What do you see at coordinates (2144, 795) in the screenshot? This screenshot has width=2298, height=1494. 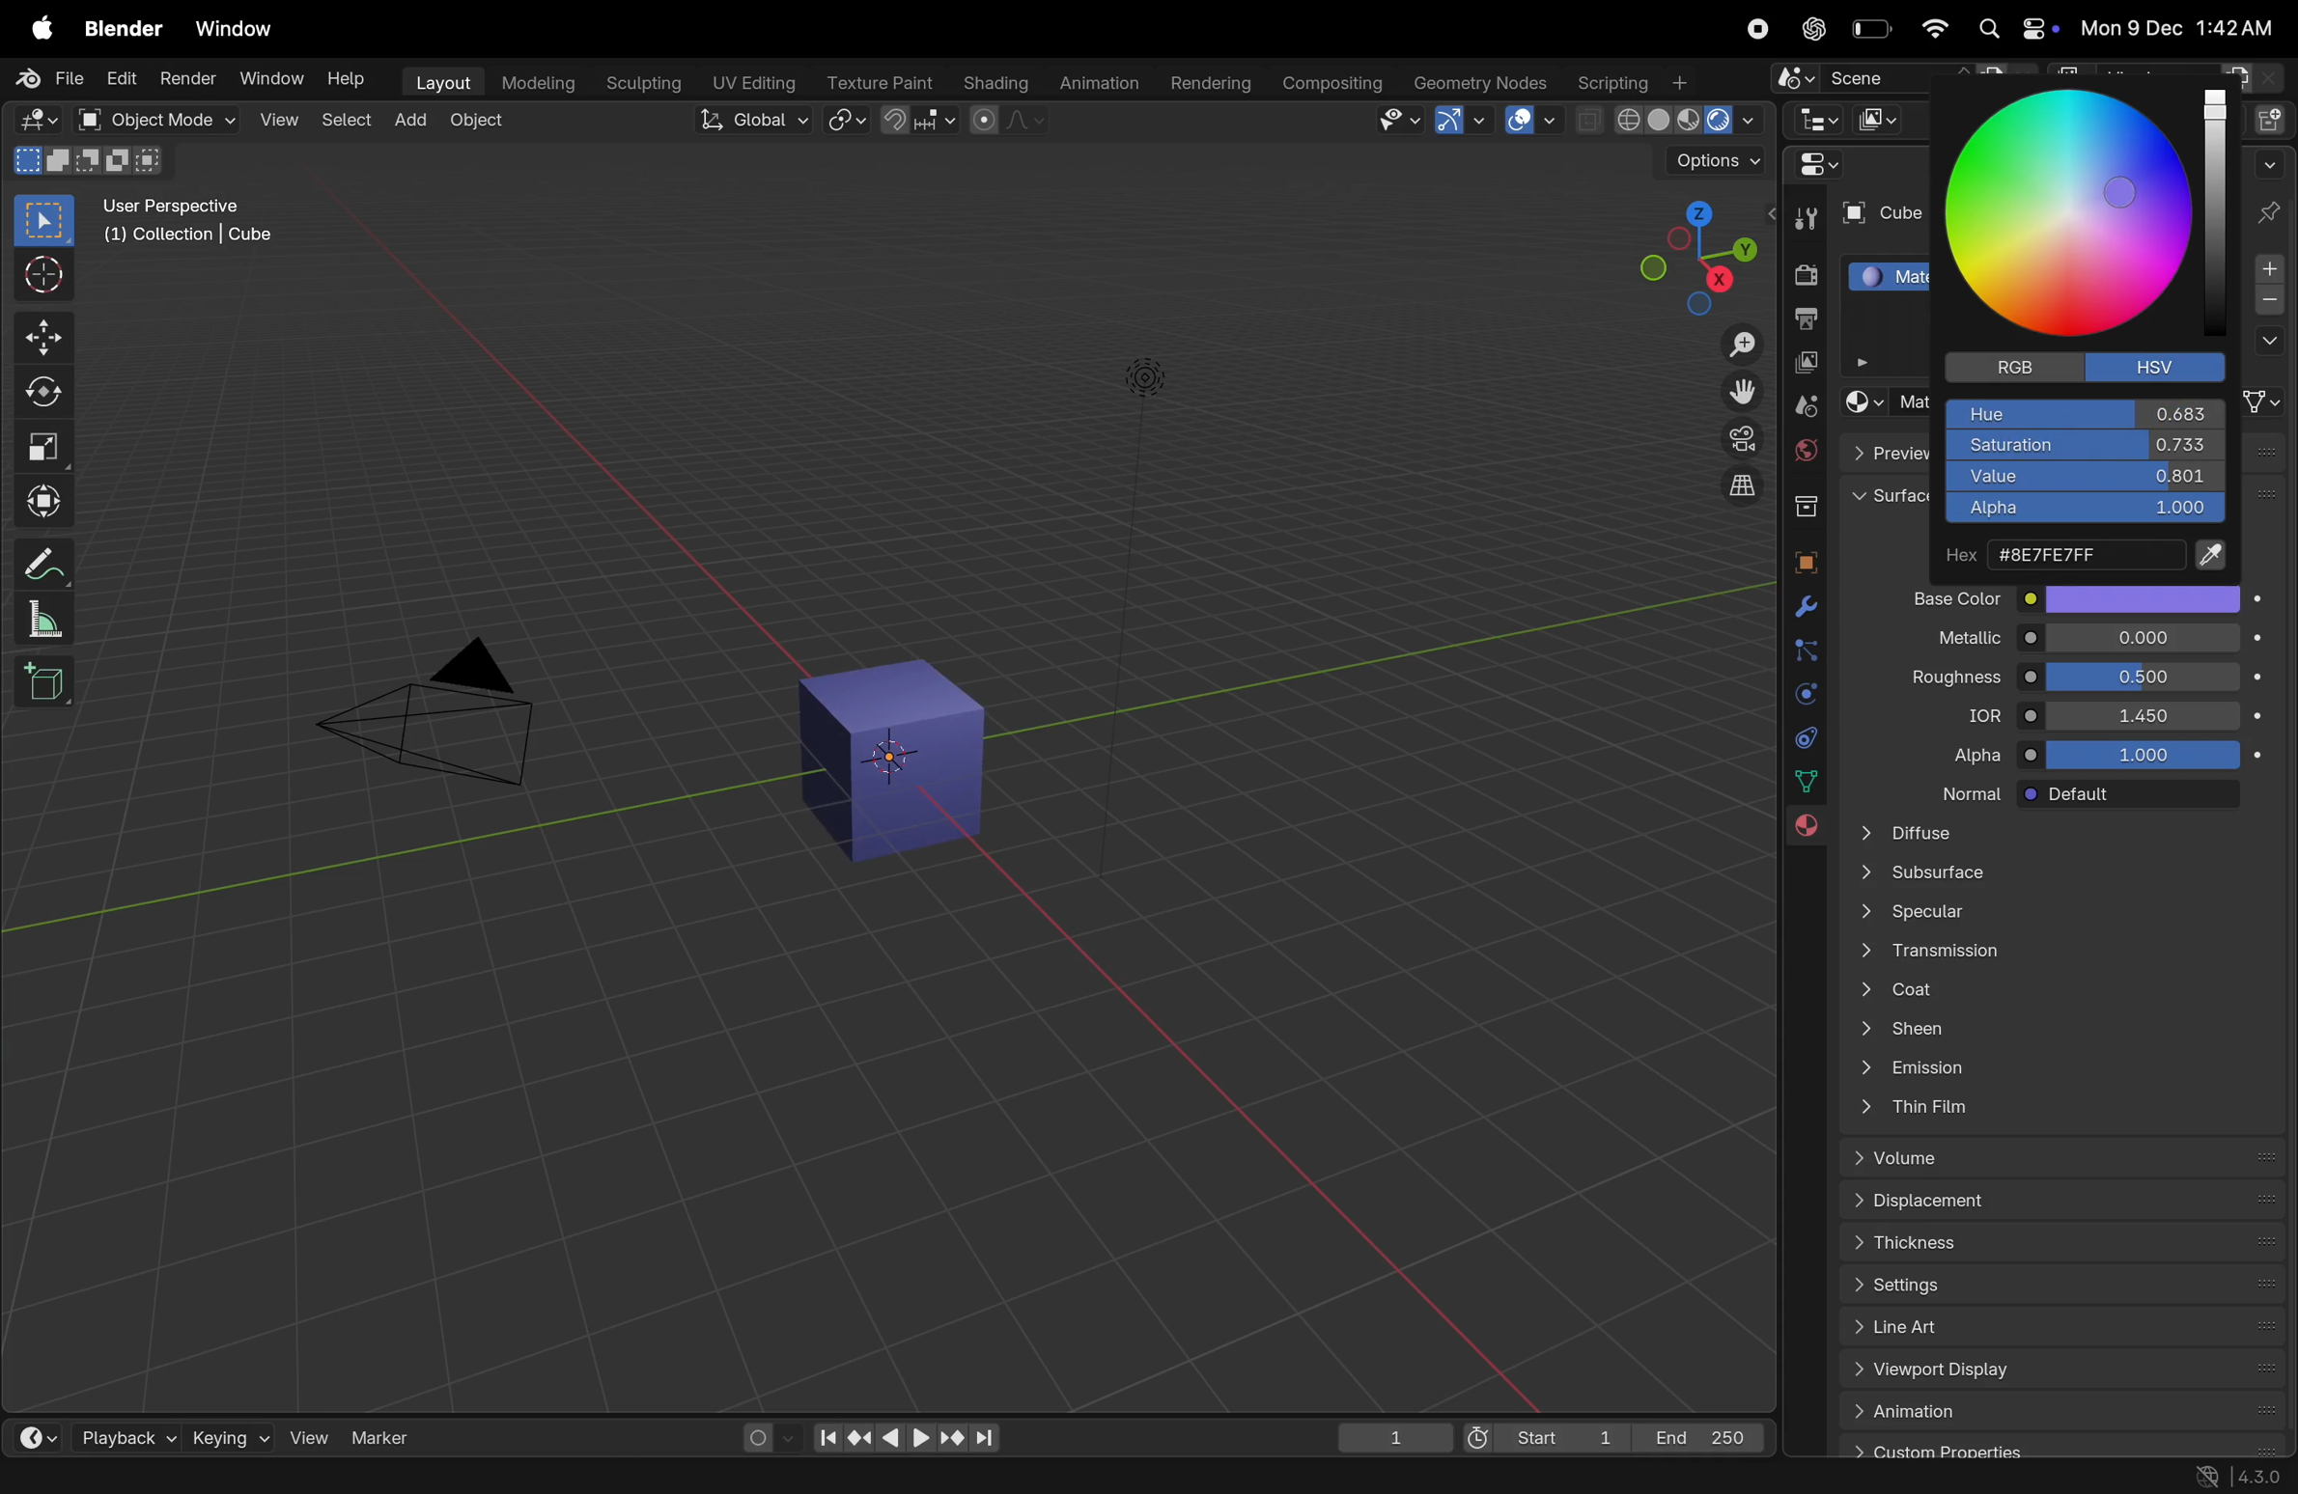 I see `default` at bounding box center [2144, 795].